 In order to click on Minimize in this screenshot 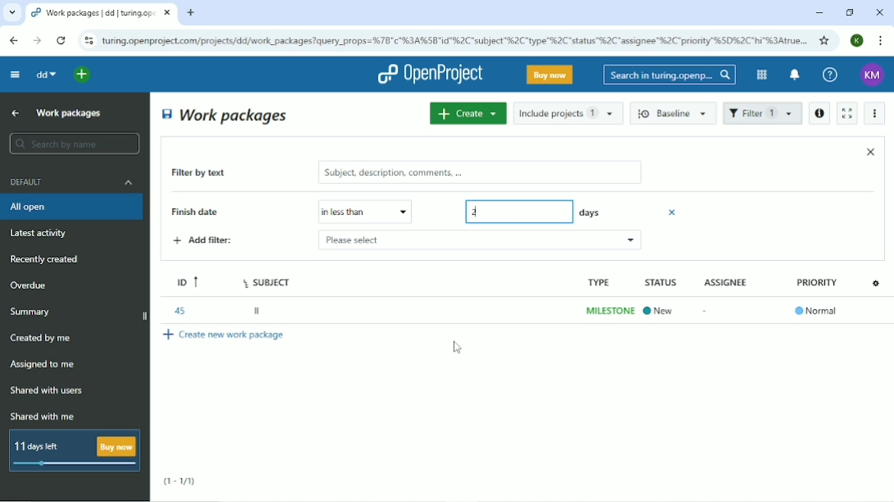, I will do `click(819, 13)`.